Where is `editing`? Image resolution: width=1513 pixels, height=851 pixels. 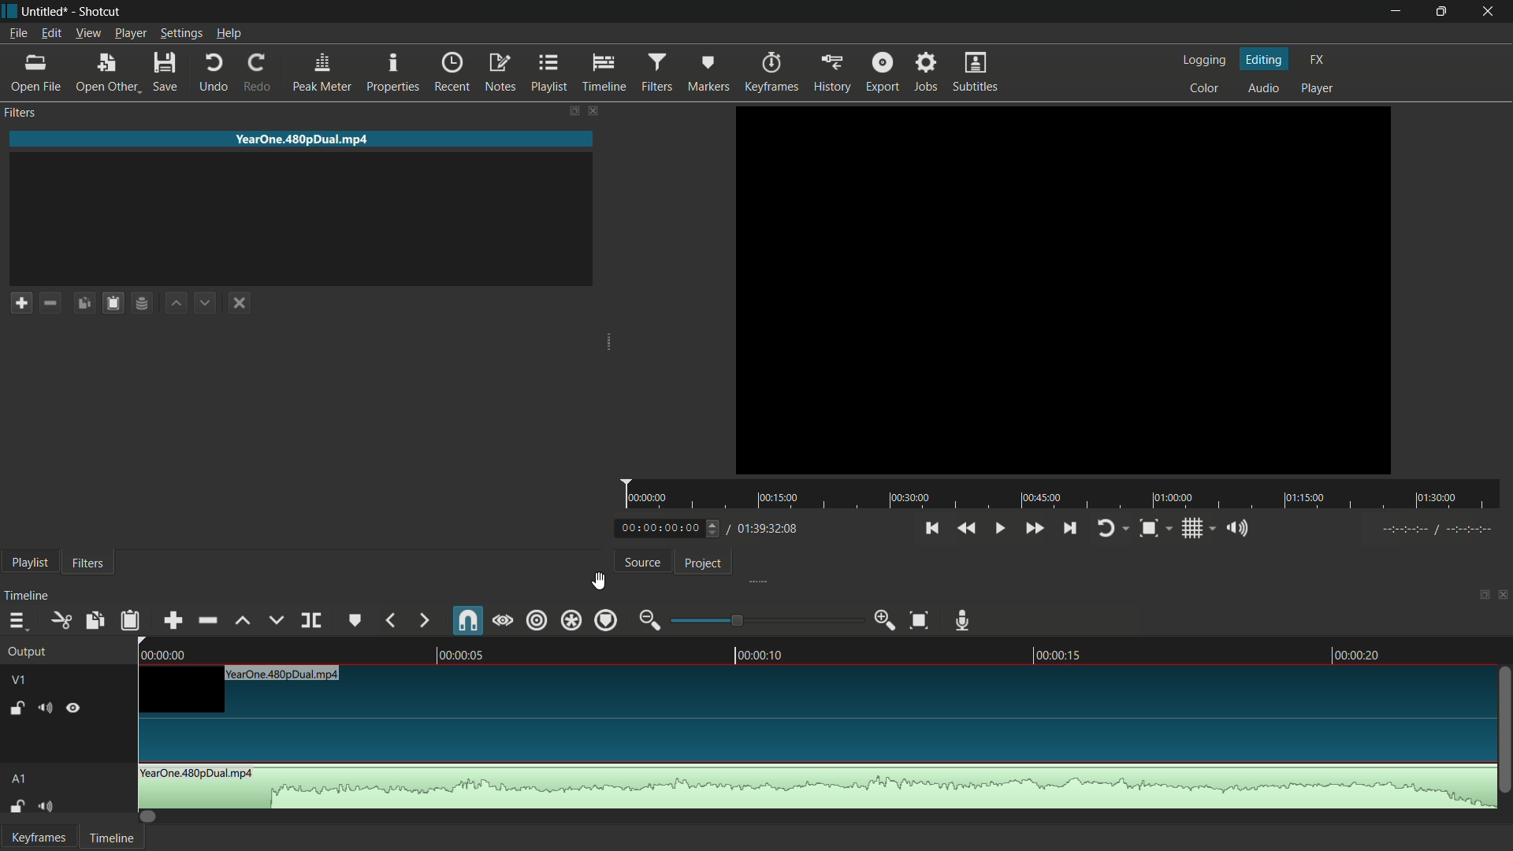 editing is located at coordinates (1263, 57).